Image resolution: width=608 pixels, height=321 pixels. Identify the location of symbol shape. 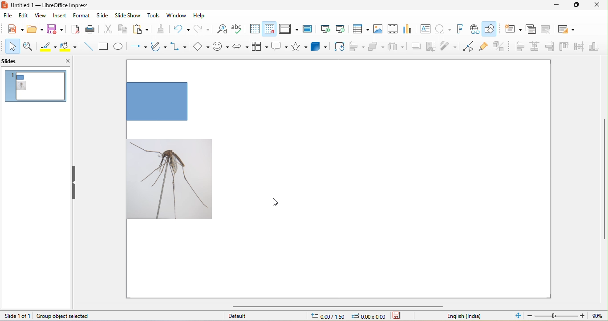
(220, 47).